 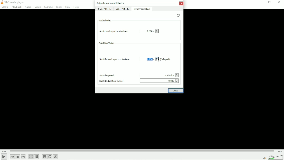 I want to click on help, so click(x=76, y=7).